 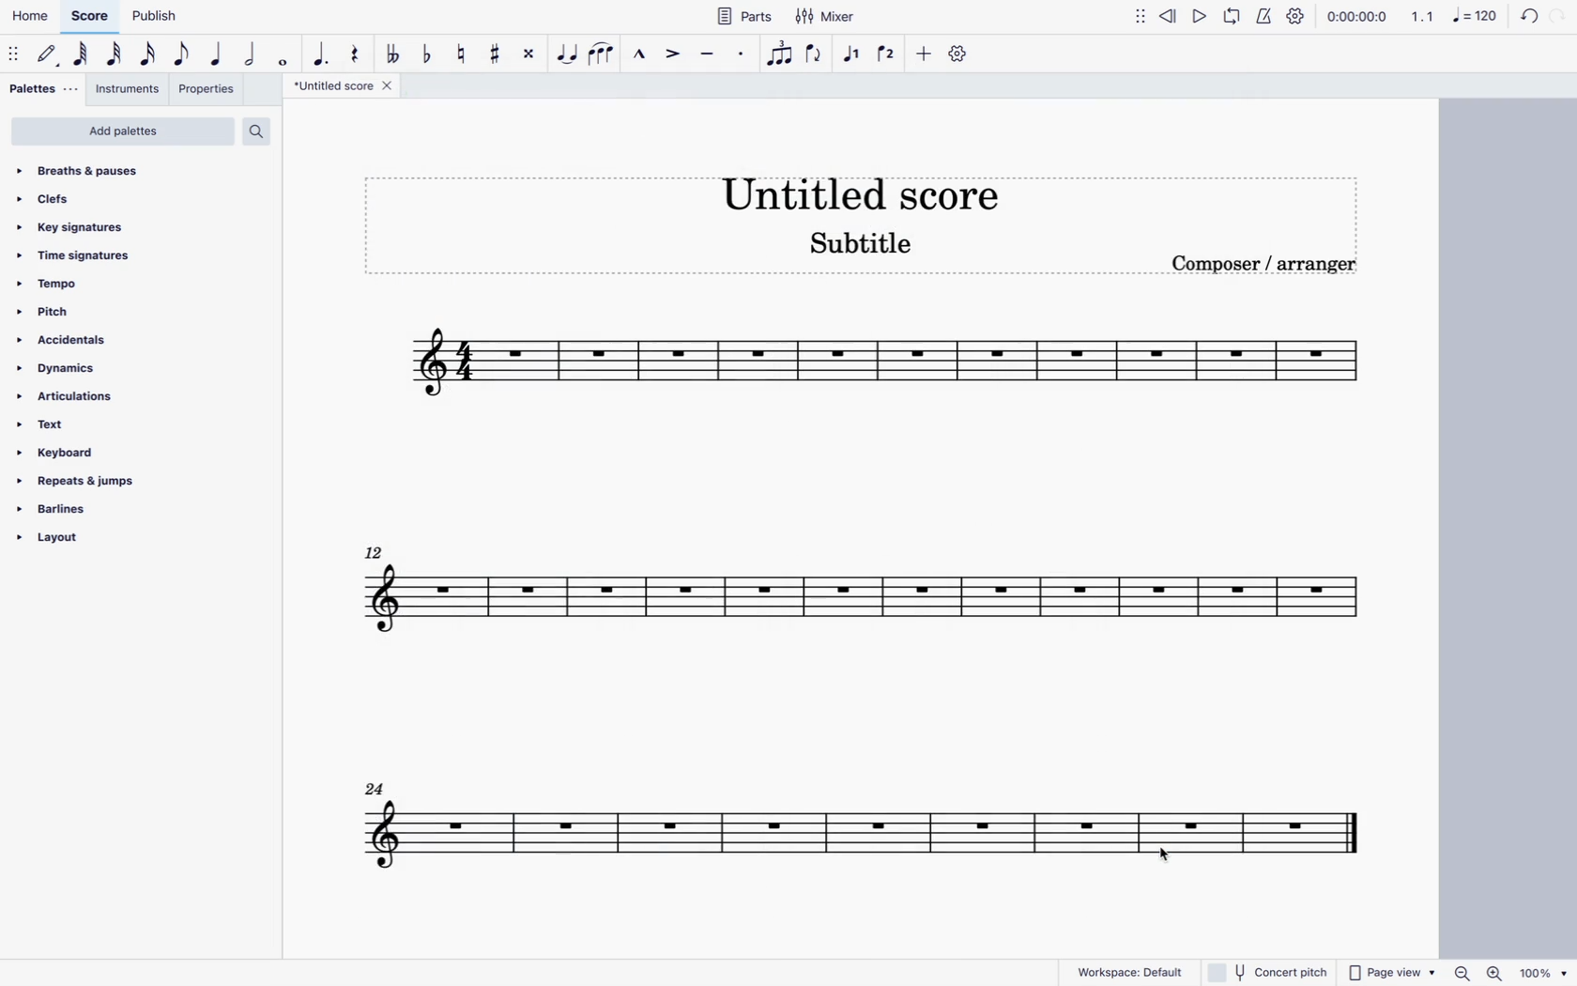 I want to click on quarter note, so click(x=221, y=58).